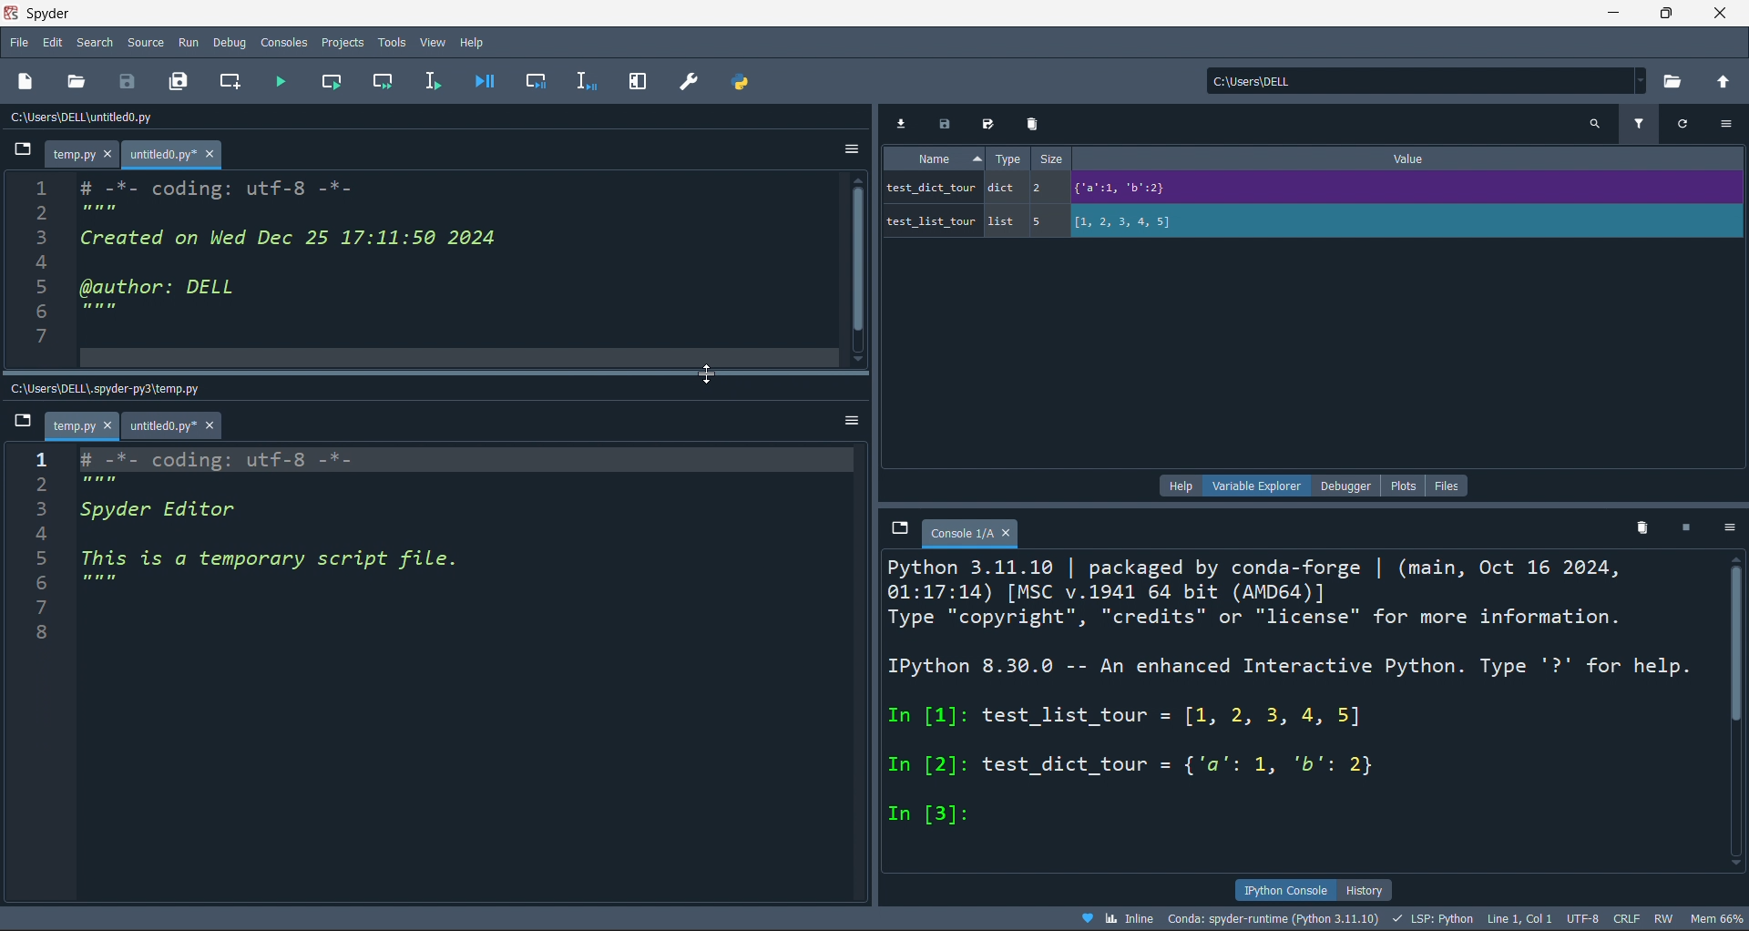  Describe the element at coordinates (24, 422) in the screenshot. I see `browse tab` at that location.